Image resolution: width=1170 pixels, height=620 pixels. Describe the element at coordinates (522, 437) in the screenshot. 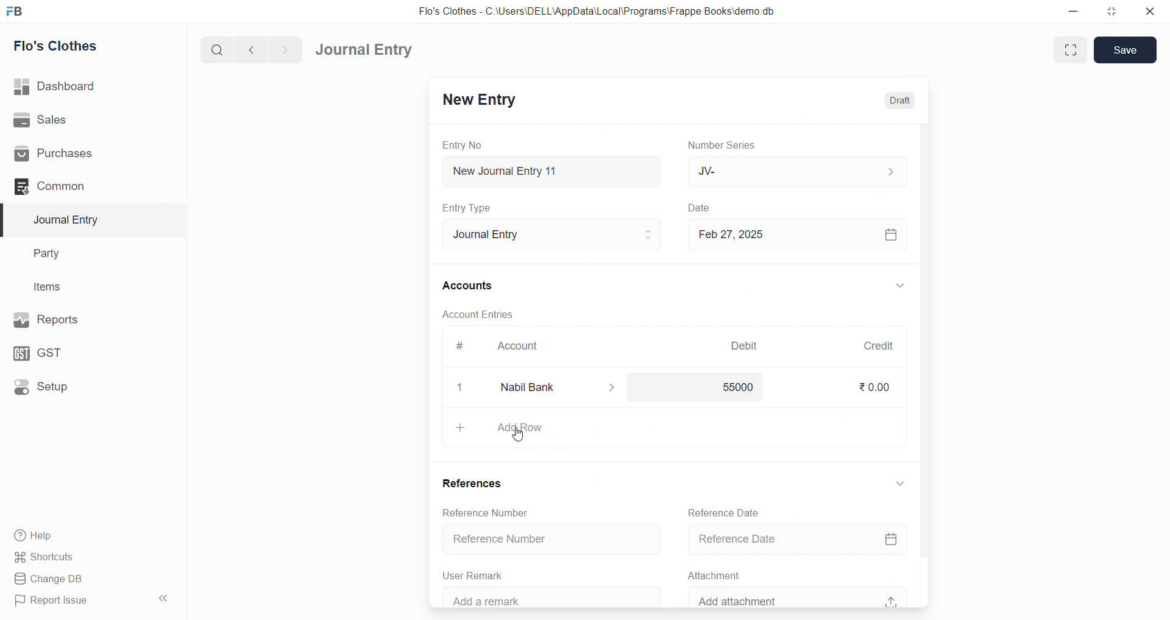

I see `cursor` at that location.